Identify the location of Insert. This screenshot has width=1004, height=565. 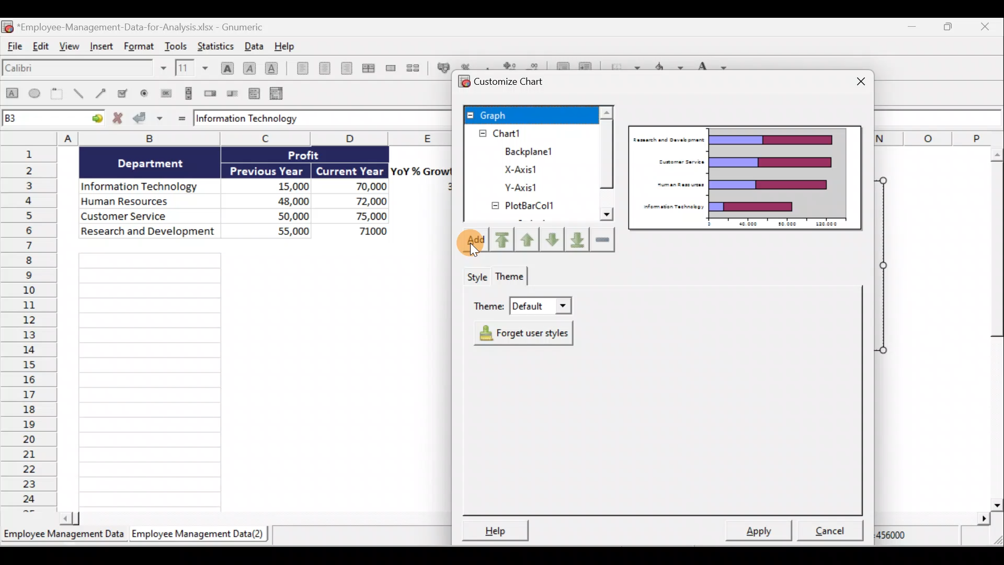
(102, 50).